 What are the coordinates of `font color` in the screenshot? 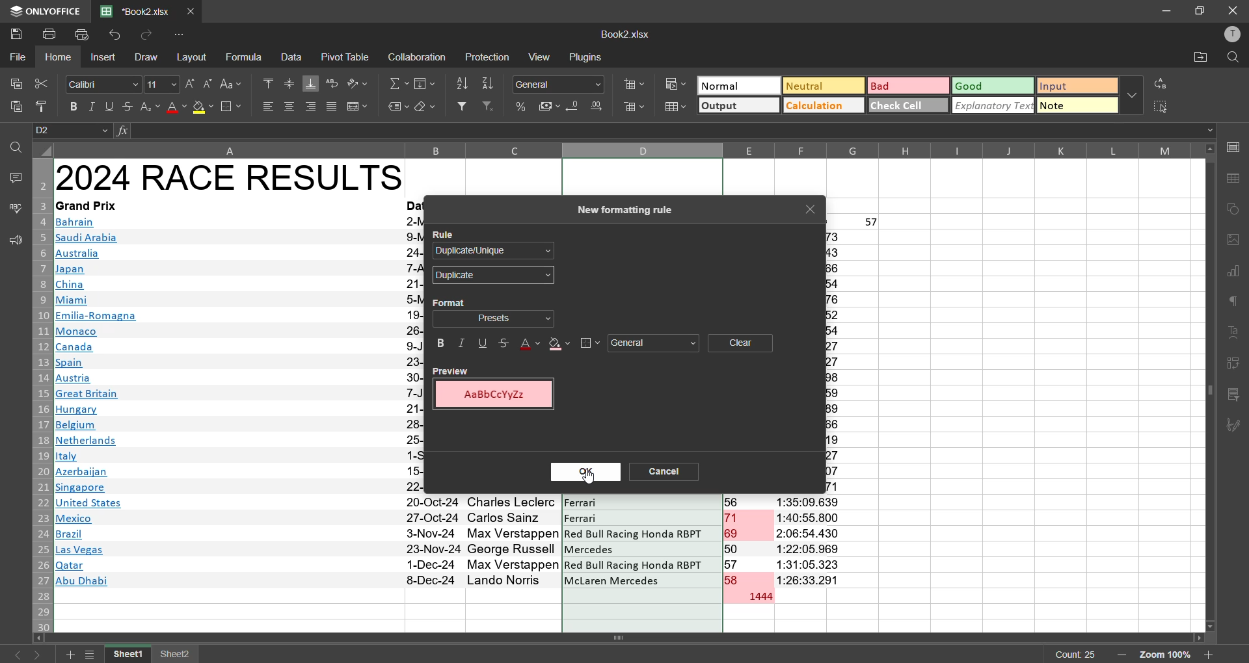 It's located at (176, 107).